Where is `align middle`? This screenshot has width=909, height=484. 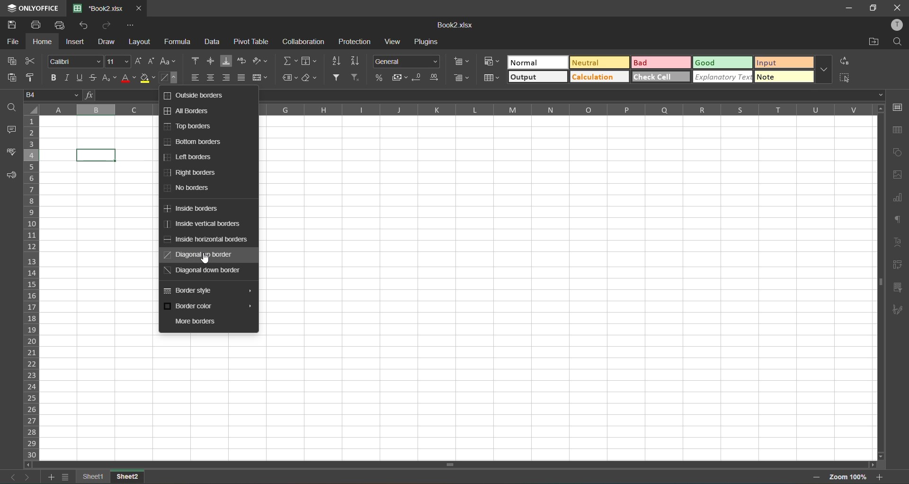 align middle is located at coordinates (213, 61).